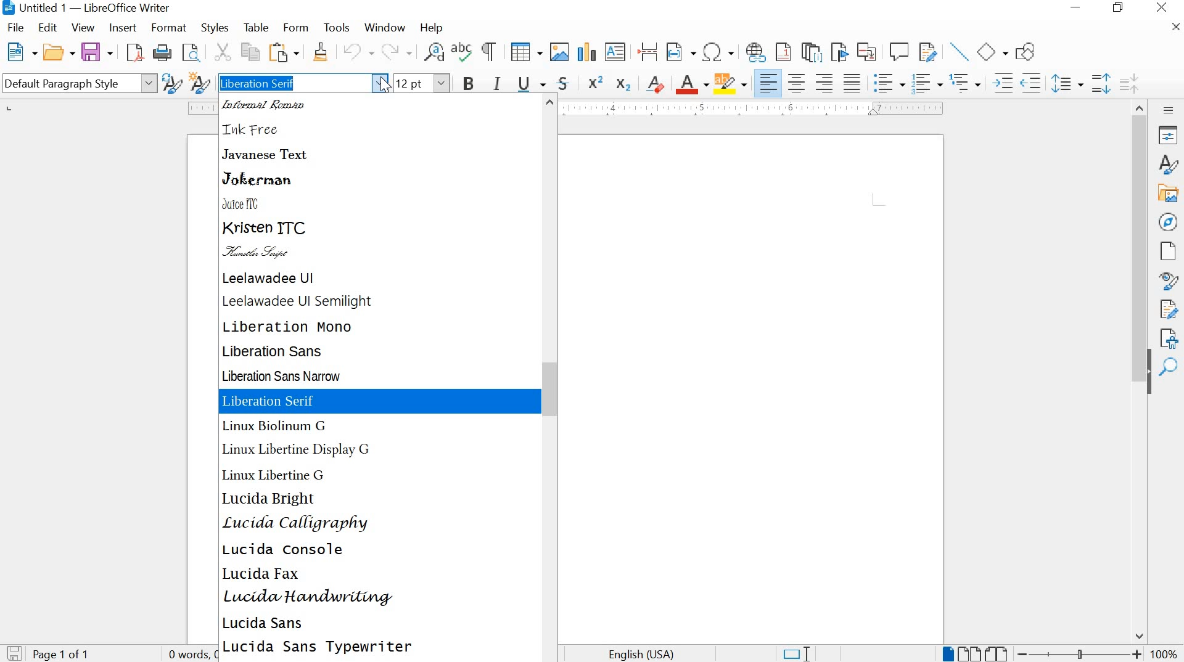 This screenshot has height=662, width=1184. Describe the element at coordinates (291, 326) in the screenshot. I see `LIBERATION MONO` at that location.